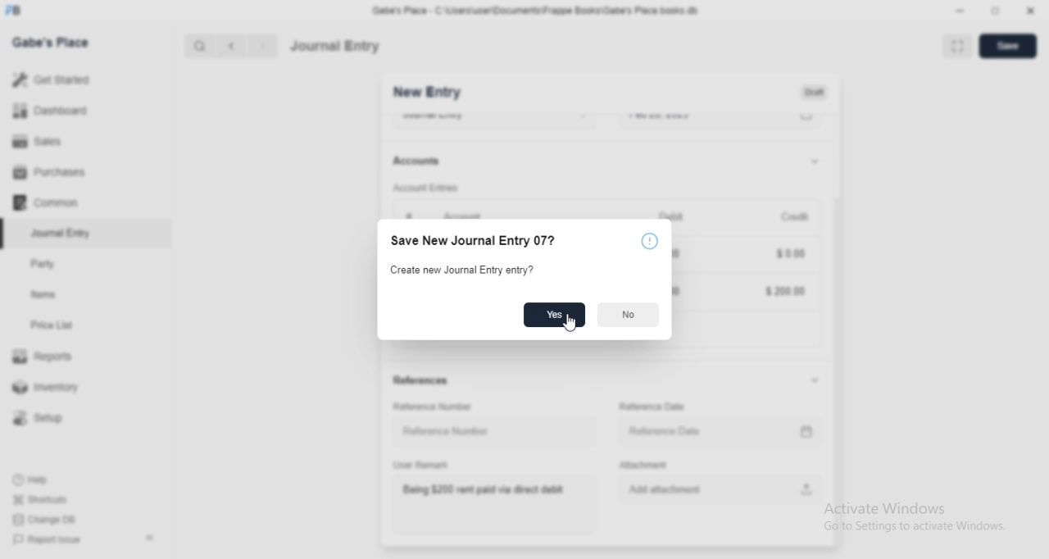 The width and height of the screenshot is (1049, 559). What do you see at coordinates (551, 316) in the screenshot?
I see `yes` at bounding box center [551, 316].